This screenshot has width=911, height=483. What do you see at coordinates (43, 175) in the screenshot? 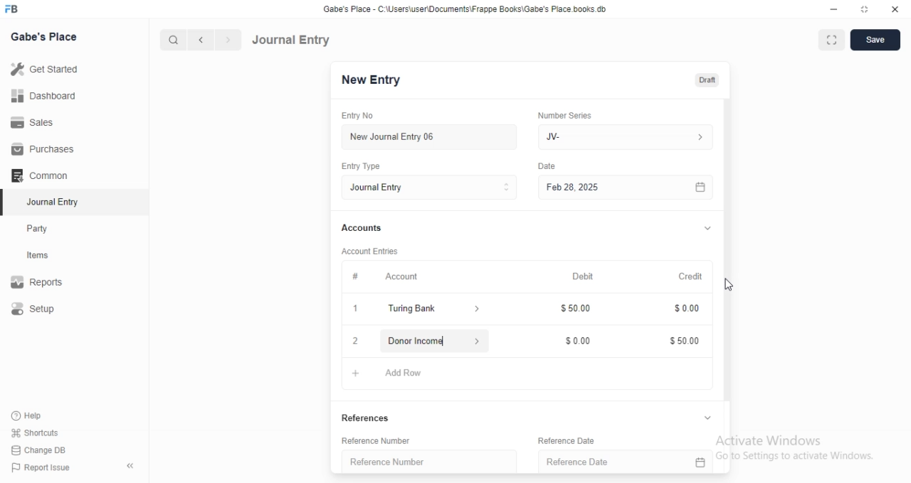
I see `Common` at bounding box center [43, 175].